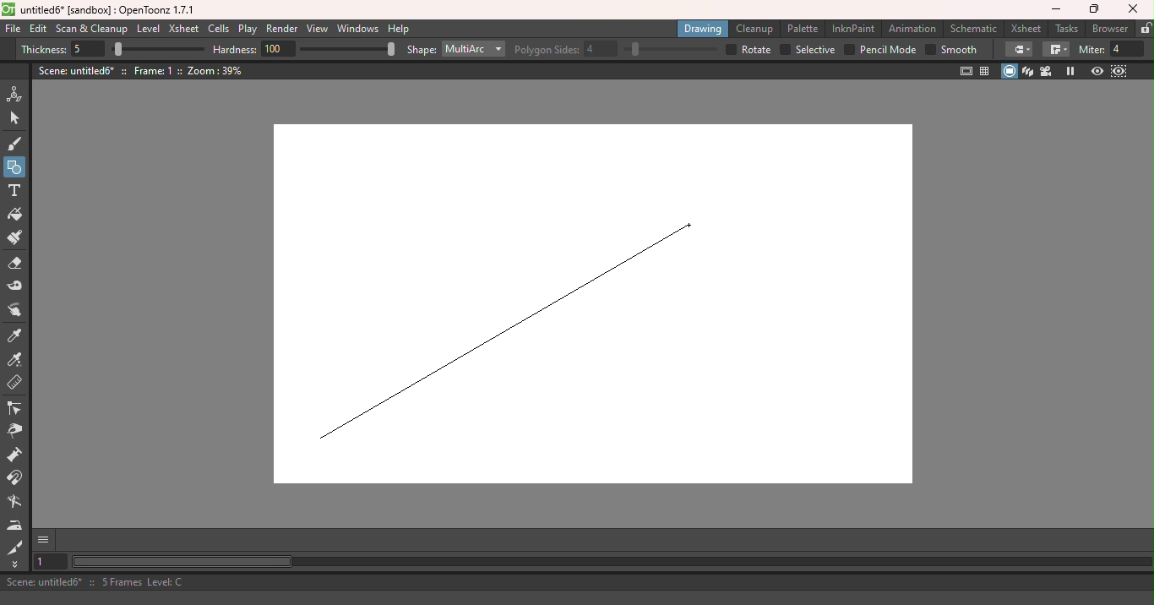 The width and height of the screenshot is (1154, 605). I want to click on View, so click(318, 29).